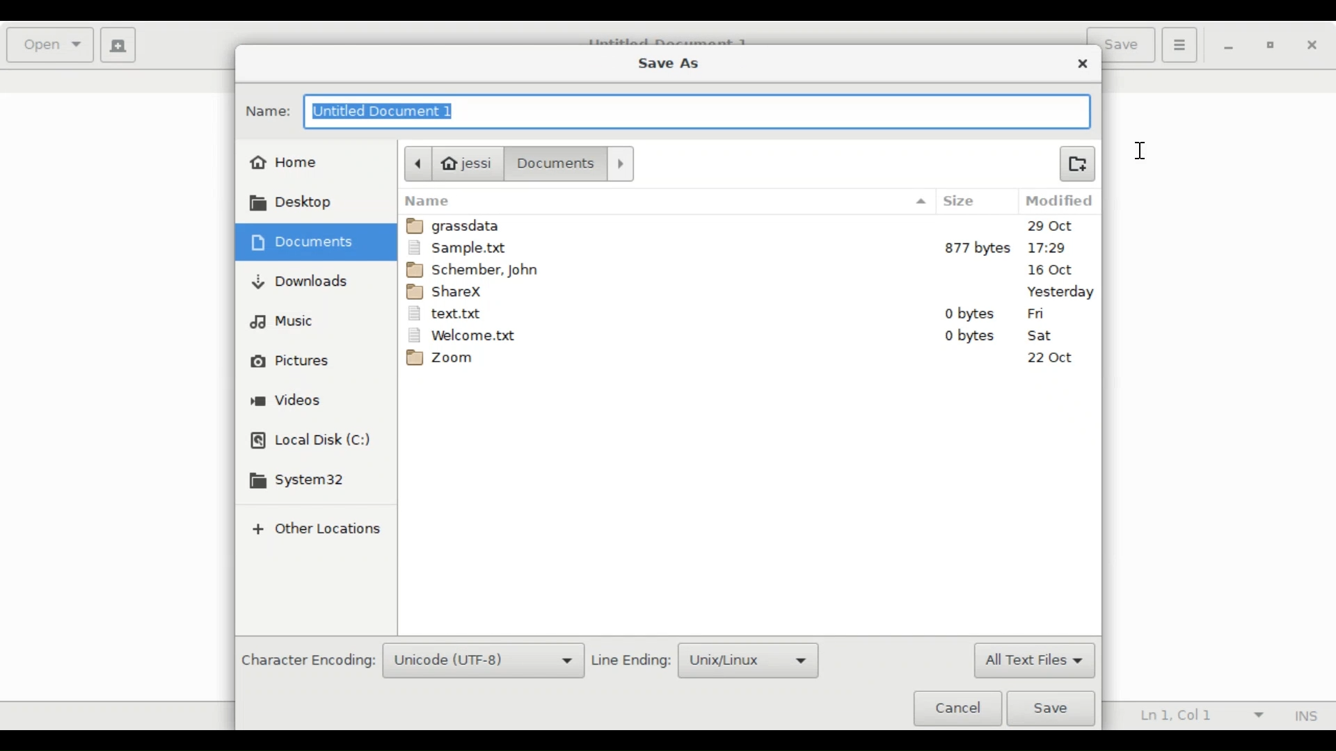  What do you see at coordinates (285, 161) in the screenshot?
I see `Home` at bounding box center [285, 161].